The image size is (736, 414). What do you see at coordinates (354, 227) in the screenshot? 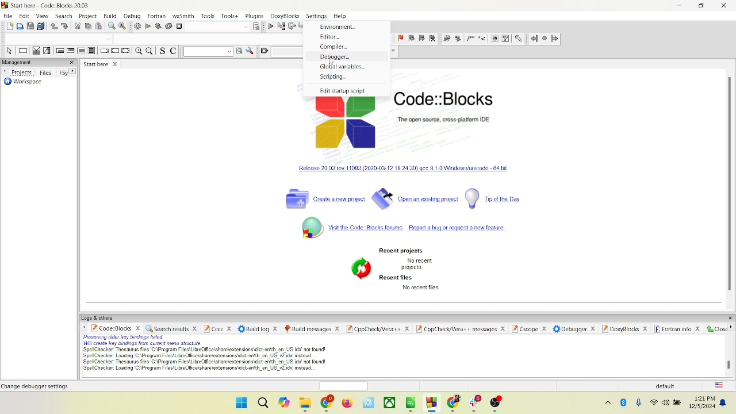
I see `code block forum` at bounding box center [354, 227].